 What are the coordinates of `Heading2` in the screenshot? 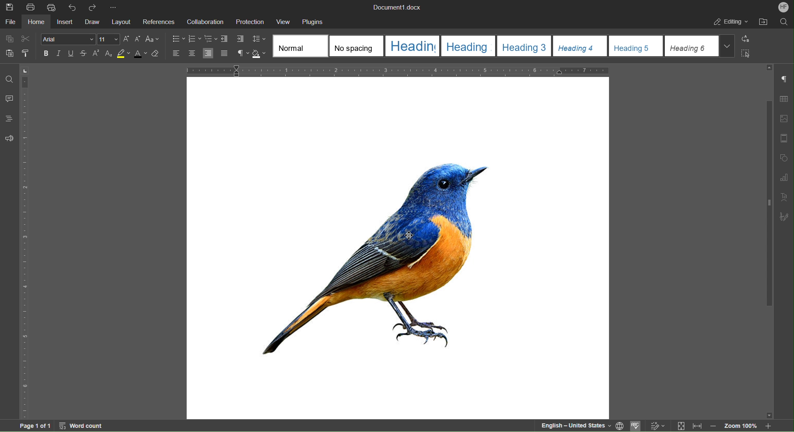 It's located at (468, 45).